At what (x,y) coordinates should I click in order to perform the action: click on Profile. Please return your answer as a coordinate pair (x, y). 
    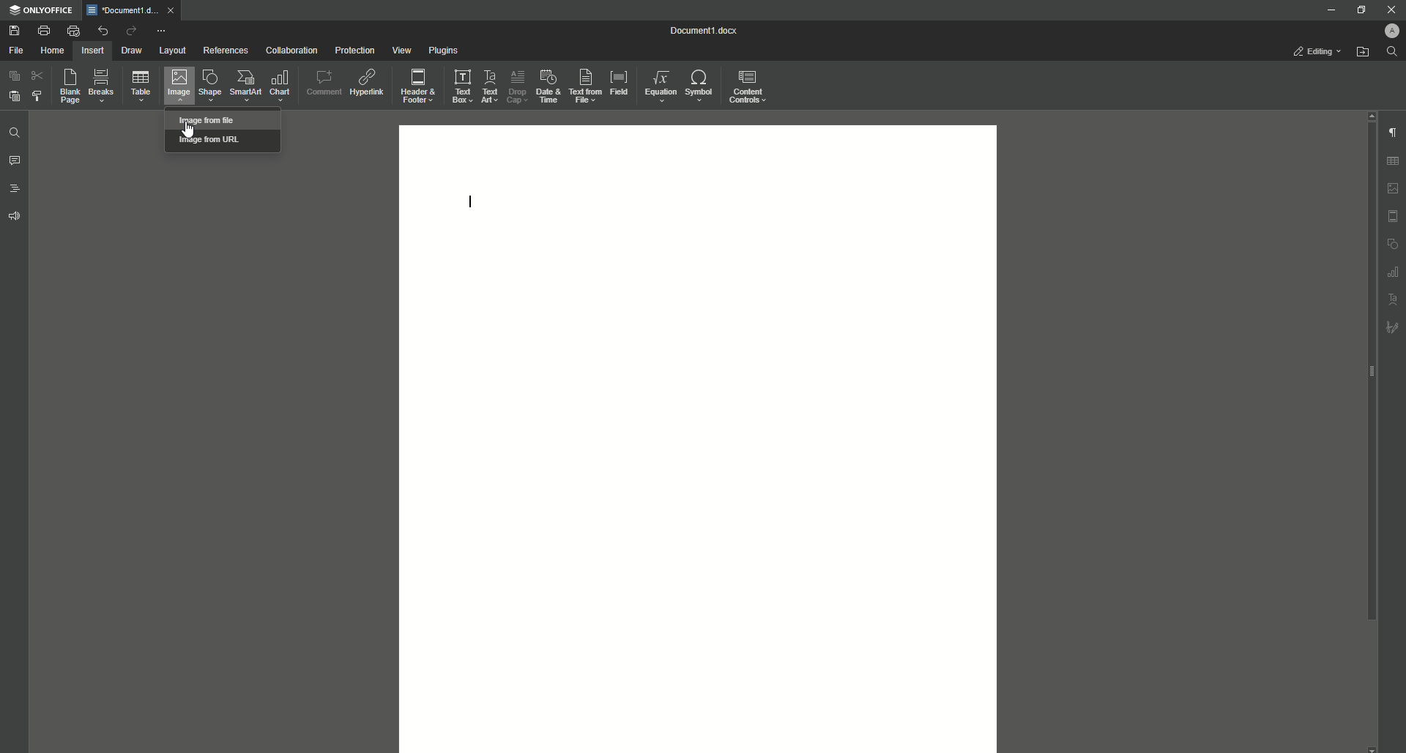
    Looking at the image, I should click on (1391, 30).